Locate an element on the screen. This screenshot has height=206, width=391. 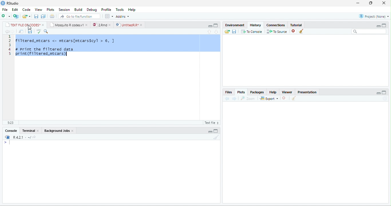
forward is located at coordinates (234, 99).